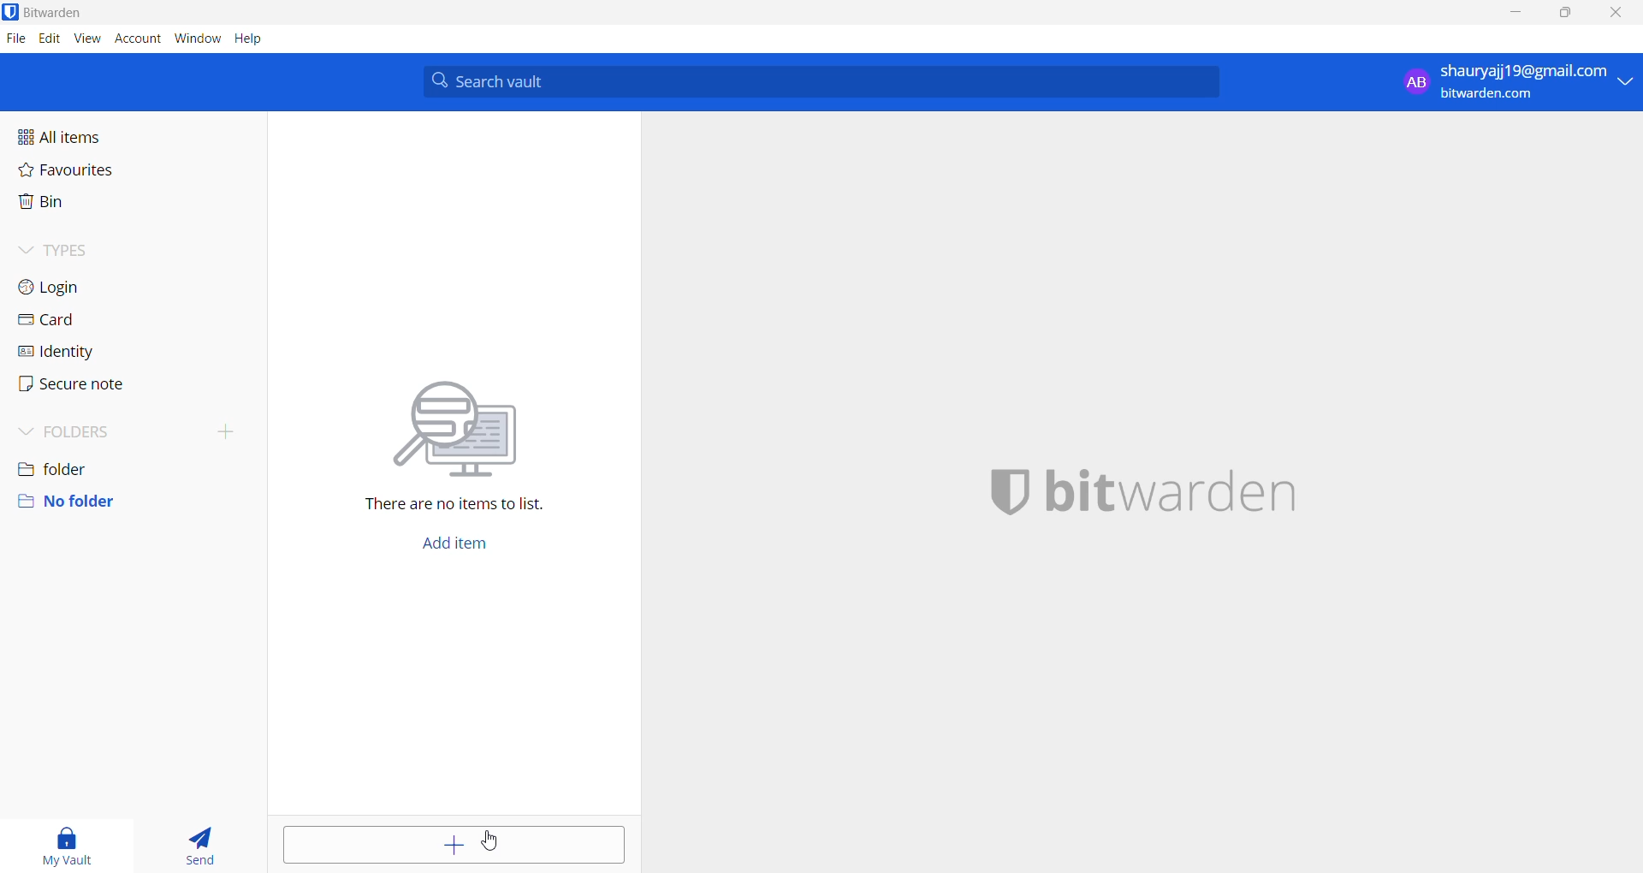  I want to click on profile: shauryajj19@gmail.com, so click(1513, 85).